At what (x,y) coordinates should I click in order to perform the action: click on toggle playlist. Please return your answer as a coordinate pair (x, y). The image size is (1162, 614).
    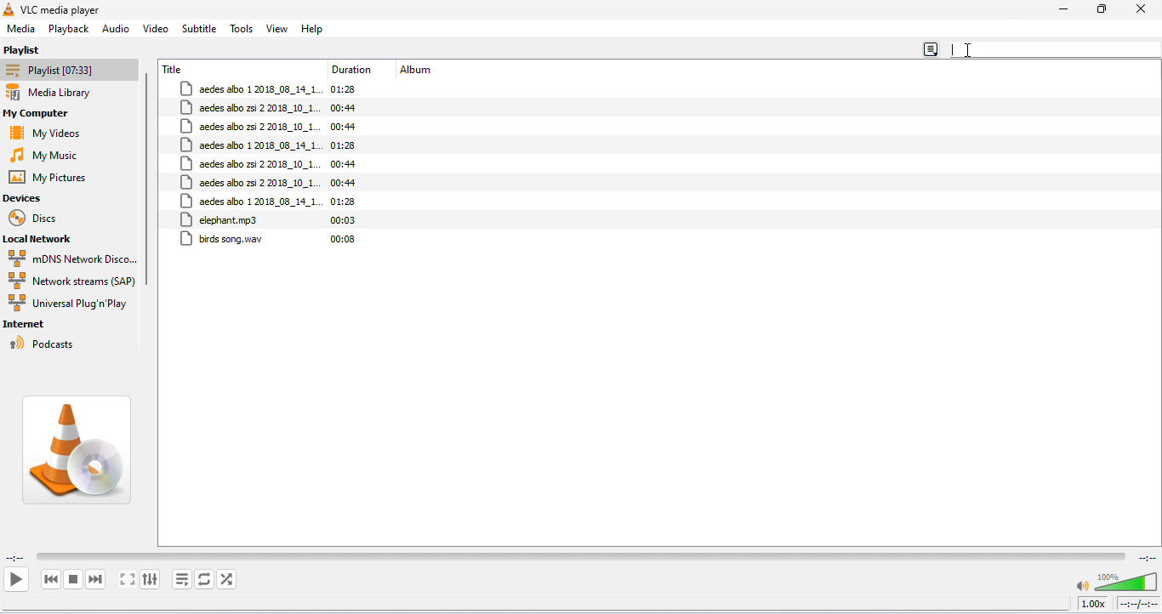
    Looking at the image, I should click on (181, 579).